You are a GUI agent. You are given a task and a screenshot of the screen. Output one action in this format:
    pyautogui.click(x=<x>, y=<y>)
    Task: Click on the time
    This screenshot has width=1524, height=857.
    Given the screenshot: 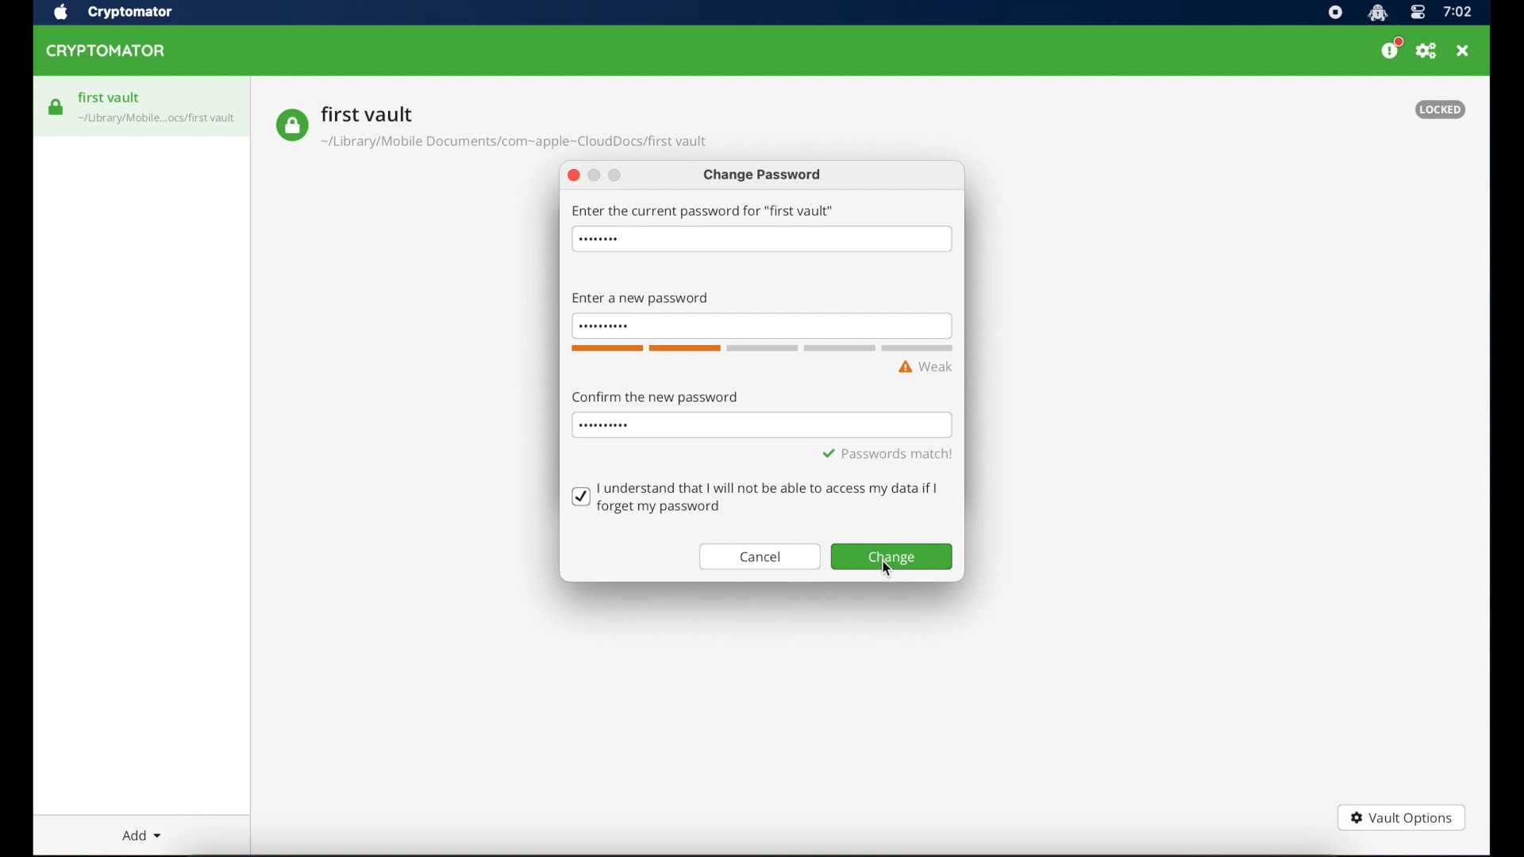 What is the action you would take?
    pyautogui.click(x=1457, y=13)
    